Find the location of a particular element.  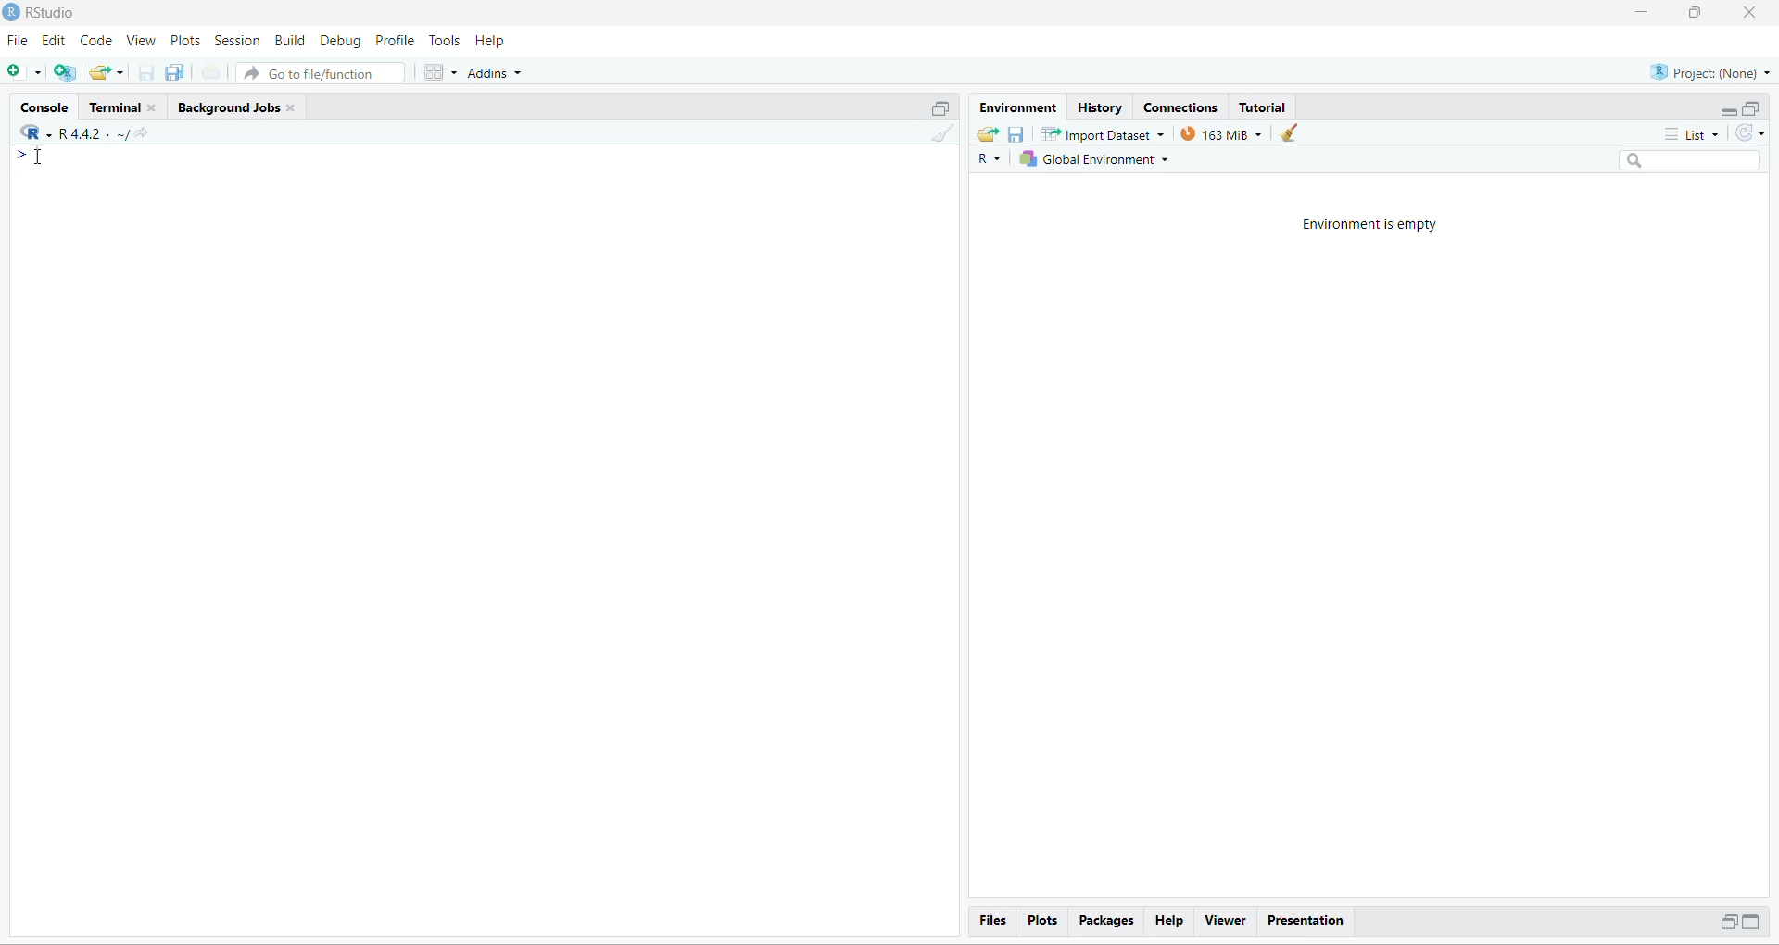

Tools is located at coordinates (443, 41).